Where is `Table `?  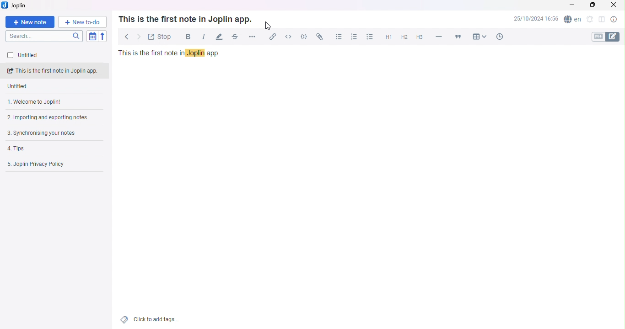 Table  is located at coordinates (480, 36).